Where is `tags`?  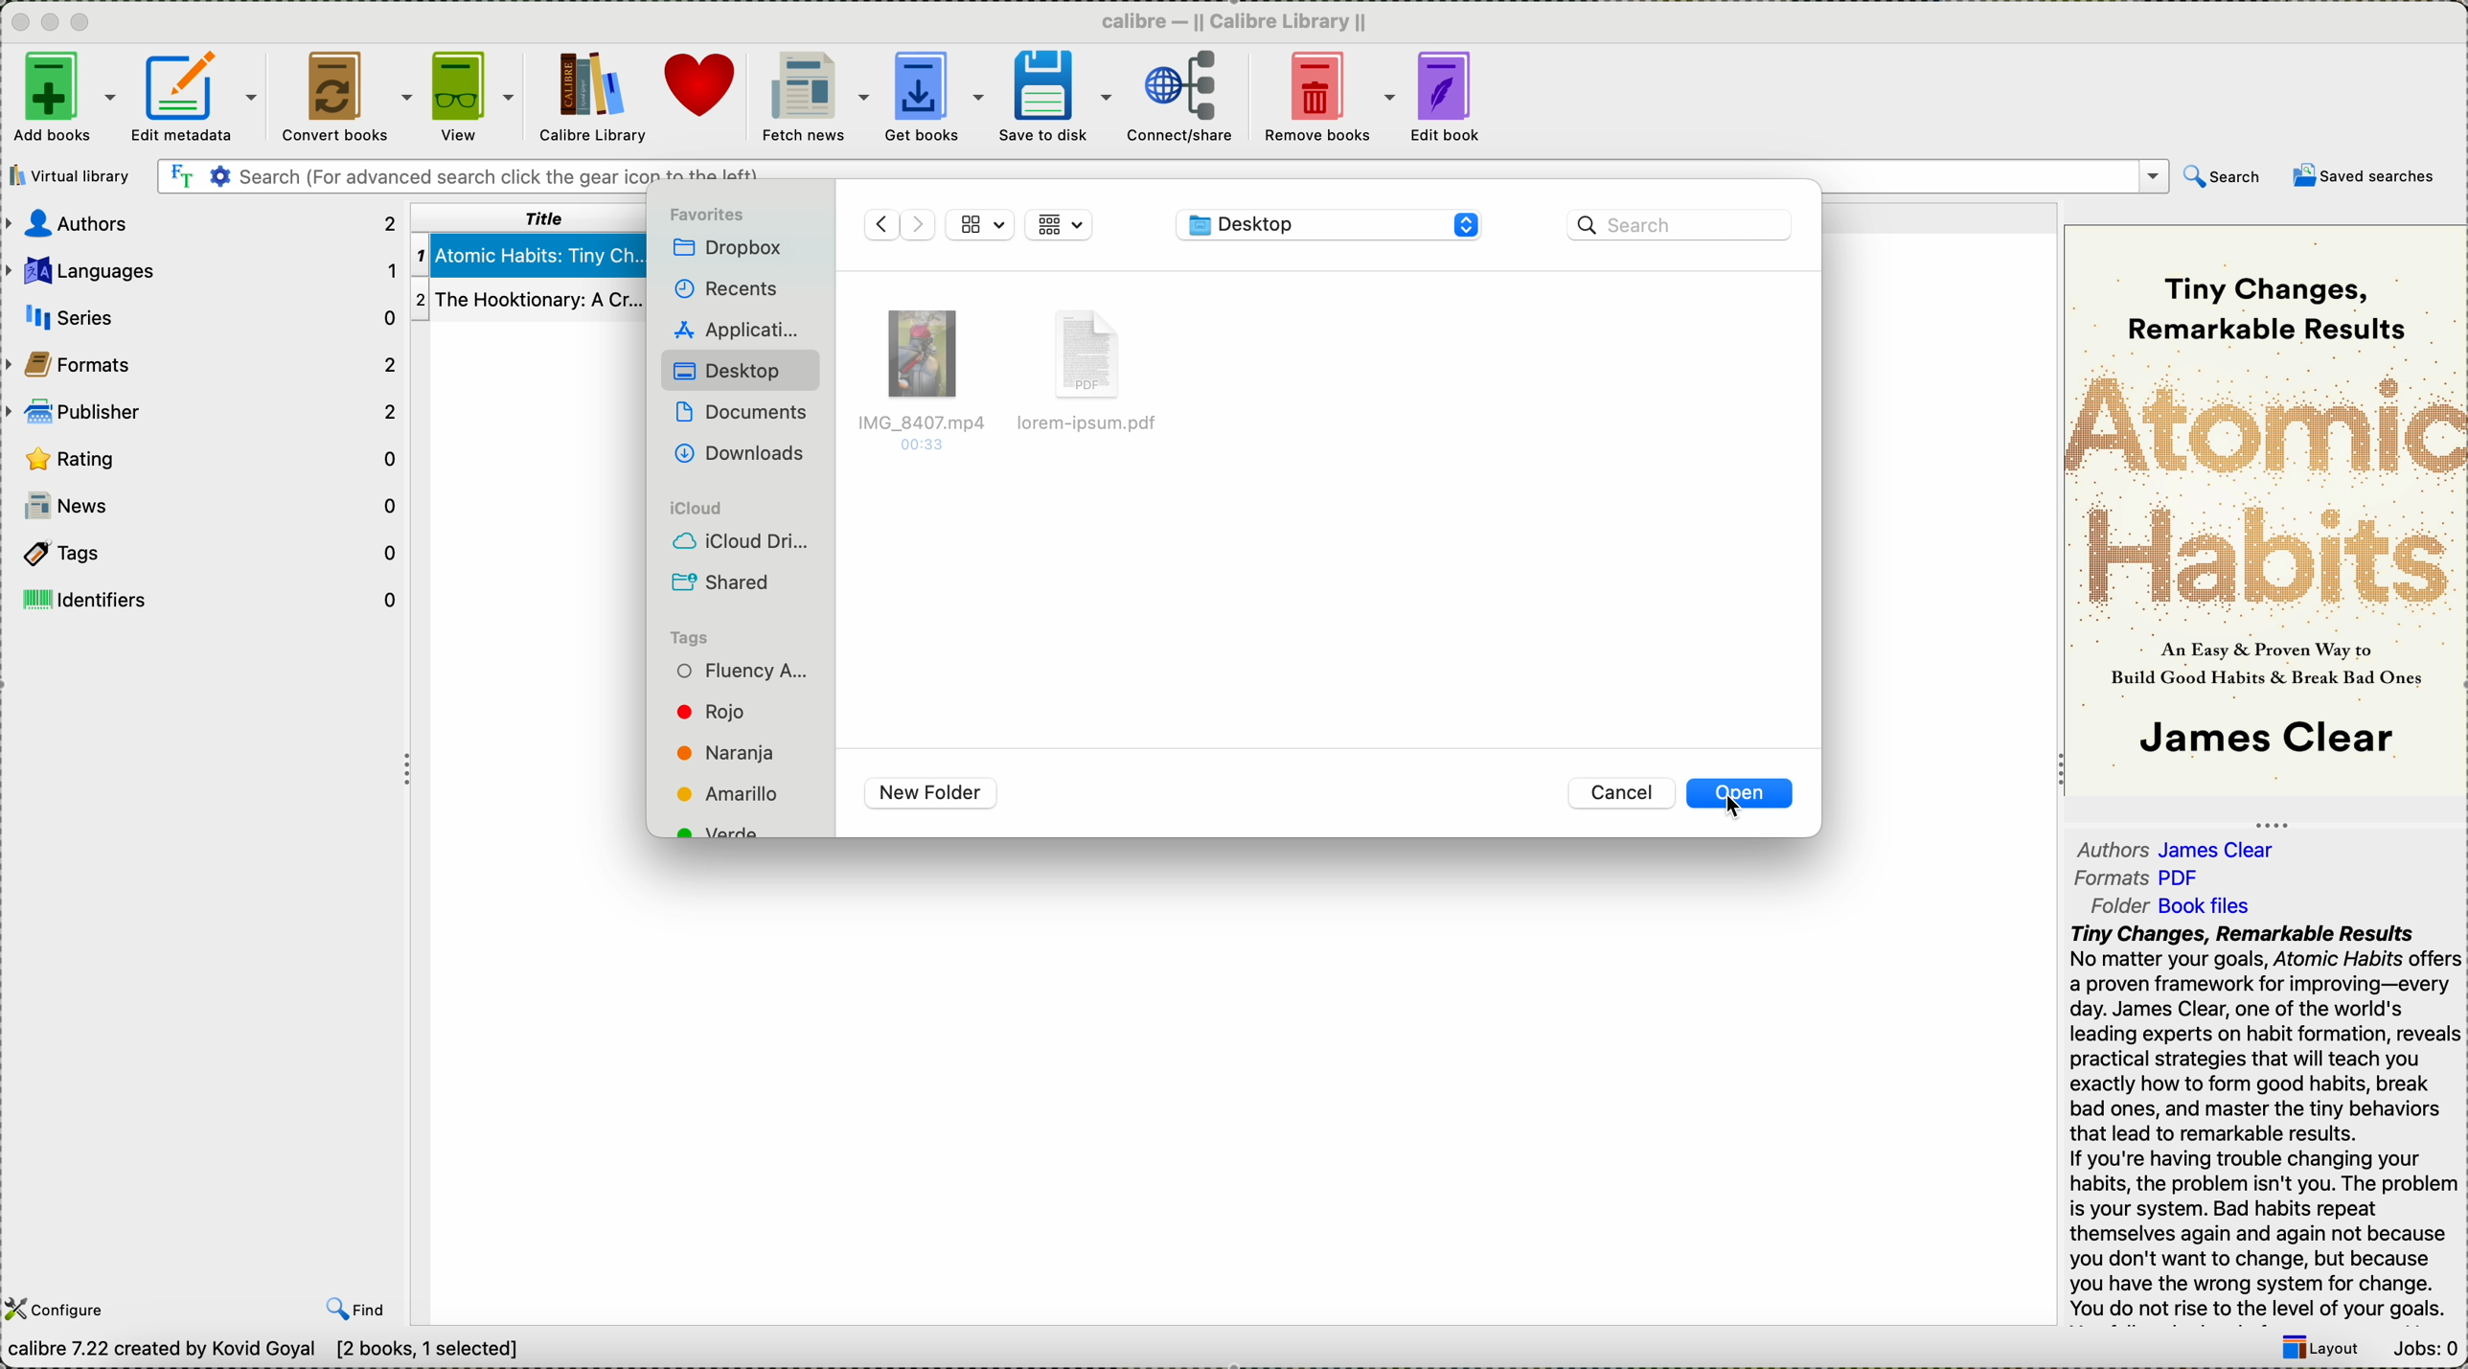 tags is located at coordinates (203, 551).